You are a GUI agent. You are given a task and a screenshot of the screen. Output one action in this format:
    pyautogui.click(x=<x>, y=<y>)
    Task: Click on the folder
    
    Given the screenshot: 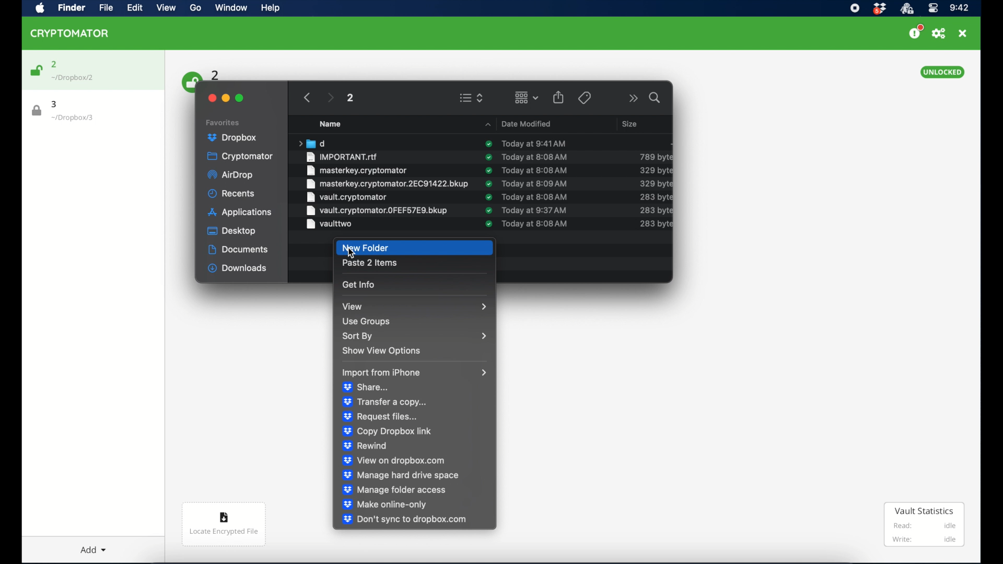 What is the action you would take?
    pyautogui.click(x=311, y=143)
    